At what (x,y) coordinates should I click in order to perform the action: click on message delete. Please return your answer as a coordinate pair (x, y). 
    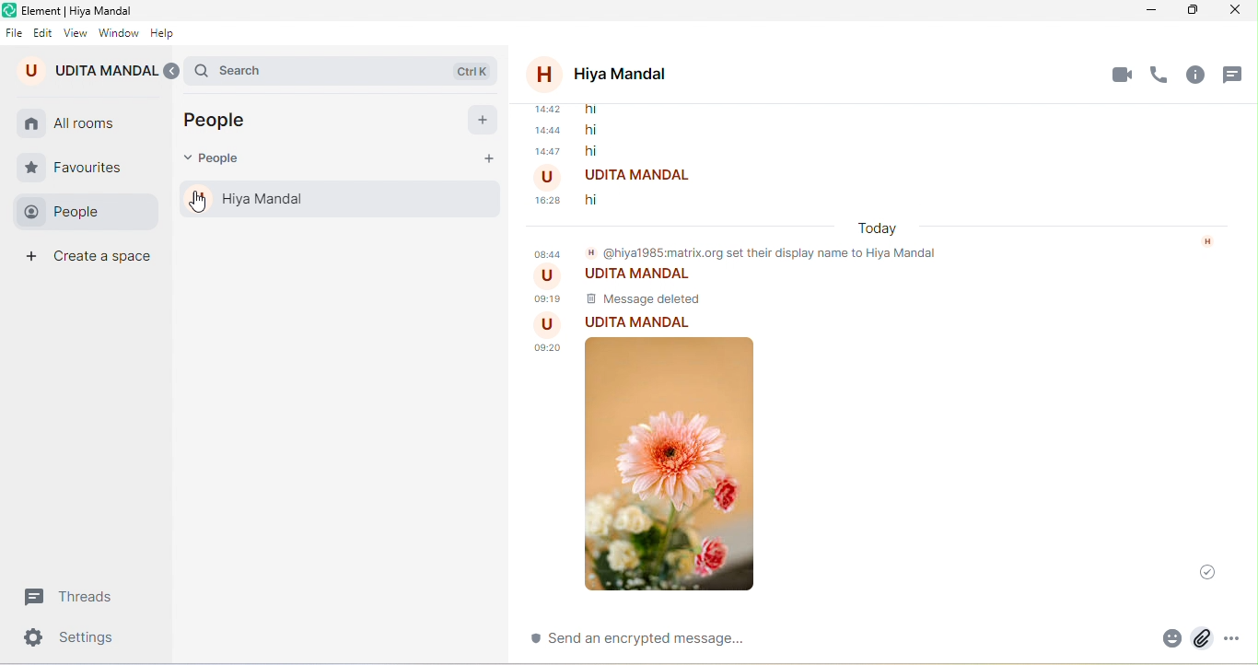
    Looking at the image, I should click on (643, 299).